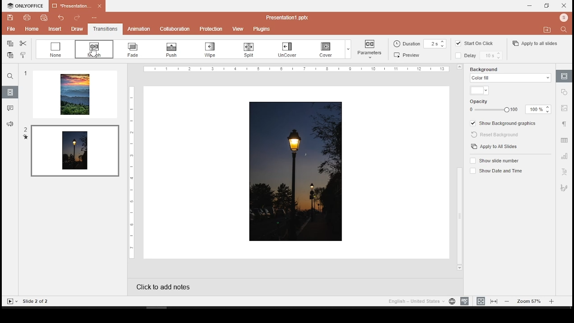  Describe the element at coordinates (59, 18) in the screenshot. I see `undo` at that location.